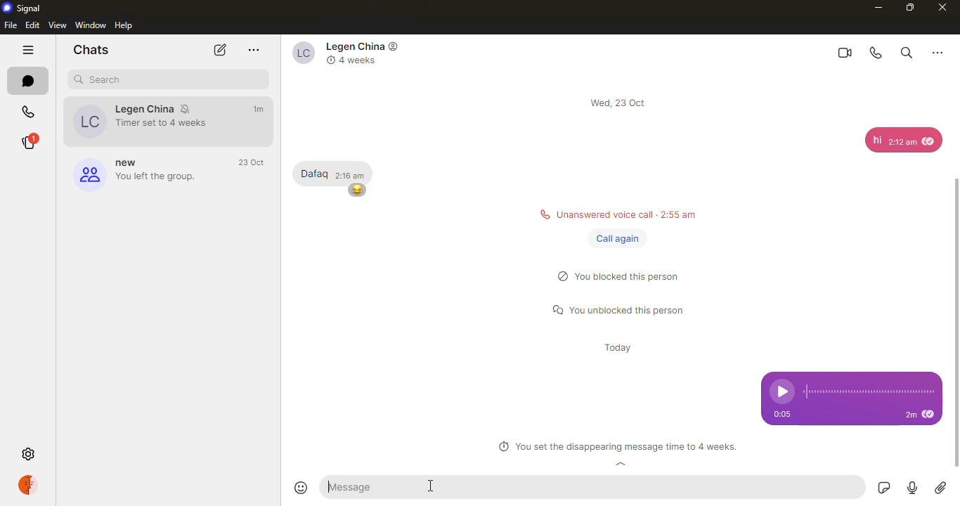  I want to click on Legen China LC  Timer set to 4 weeks, so click(136, 121).